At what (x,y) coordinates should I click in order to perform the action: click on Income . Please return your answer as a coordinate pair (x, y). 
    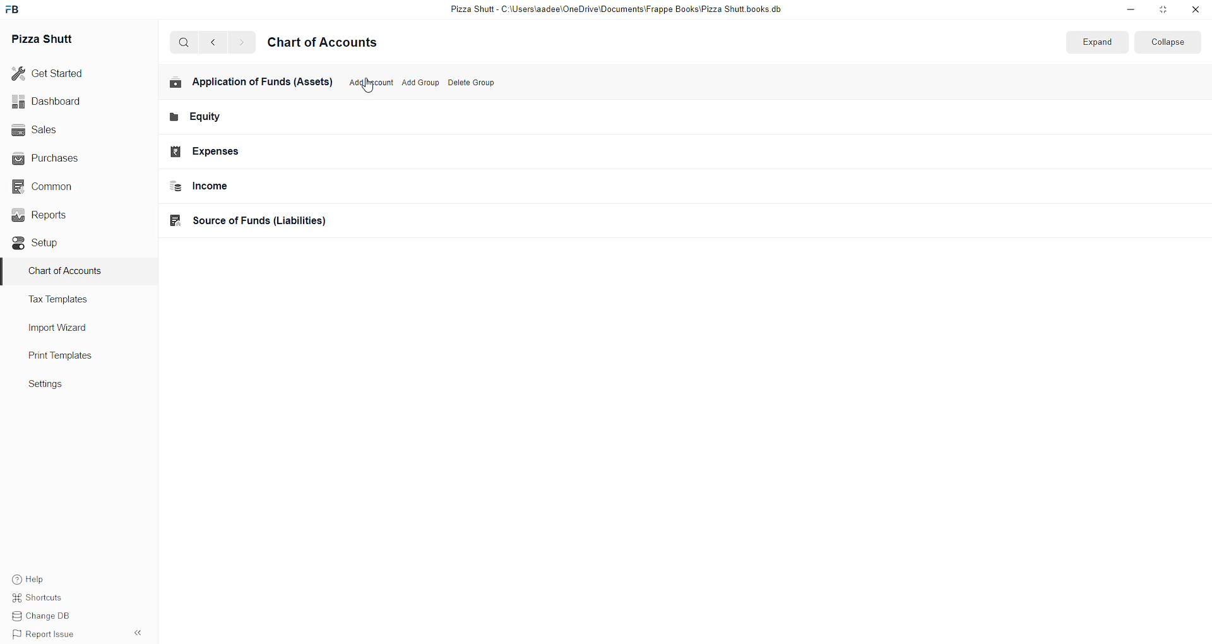
    Looking at the image, I should click on (261, 186).